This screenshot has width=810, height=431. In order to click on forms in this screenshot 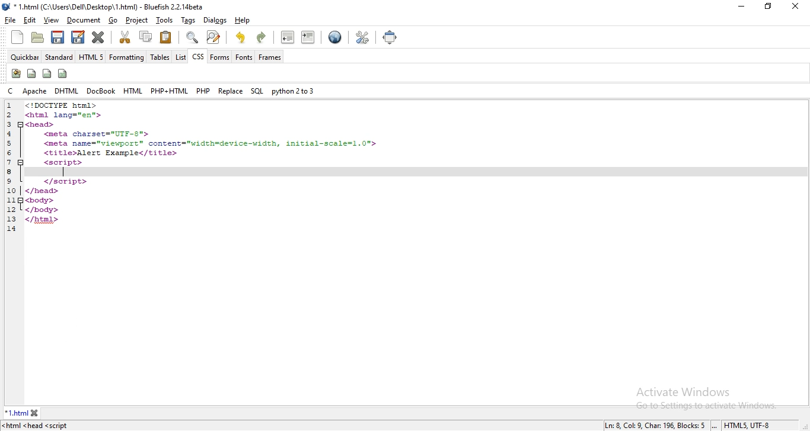, I will do `click(219, 56)`.